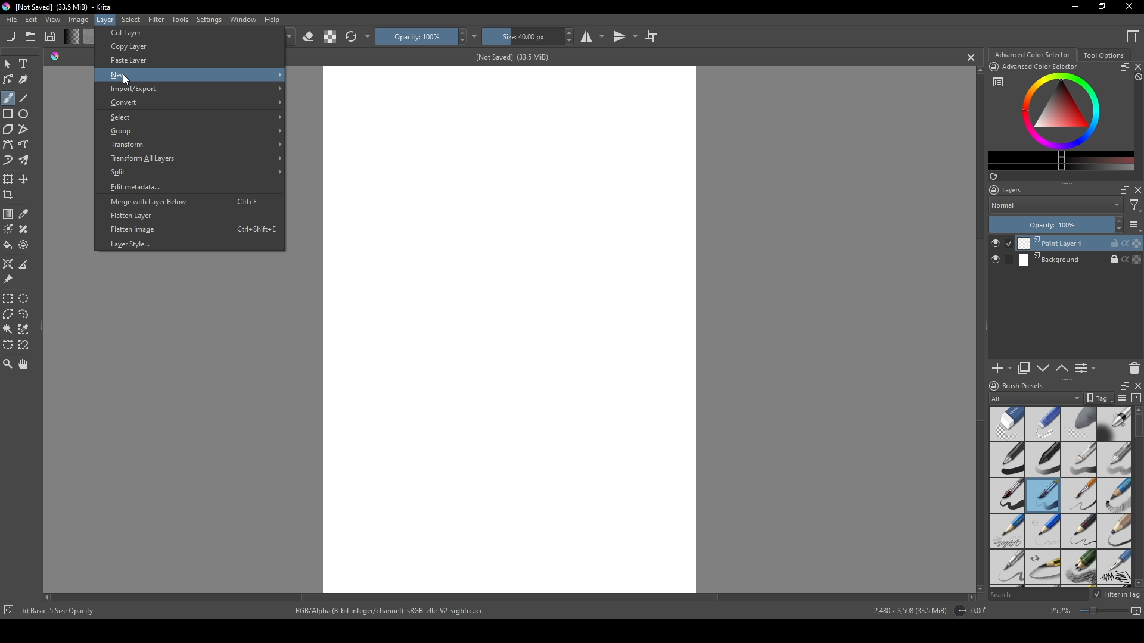 The image size is (1144, 643). I want to click on free hand, so click(25, 145).